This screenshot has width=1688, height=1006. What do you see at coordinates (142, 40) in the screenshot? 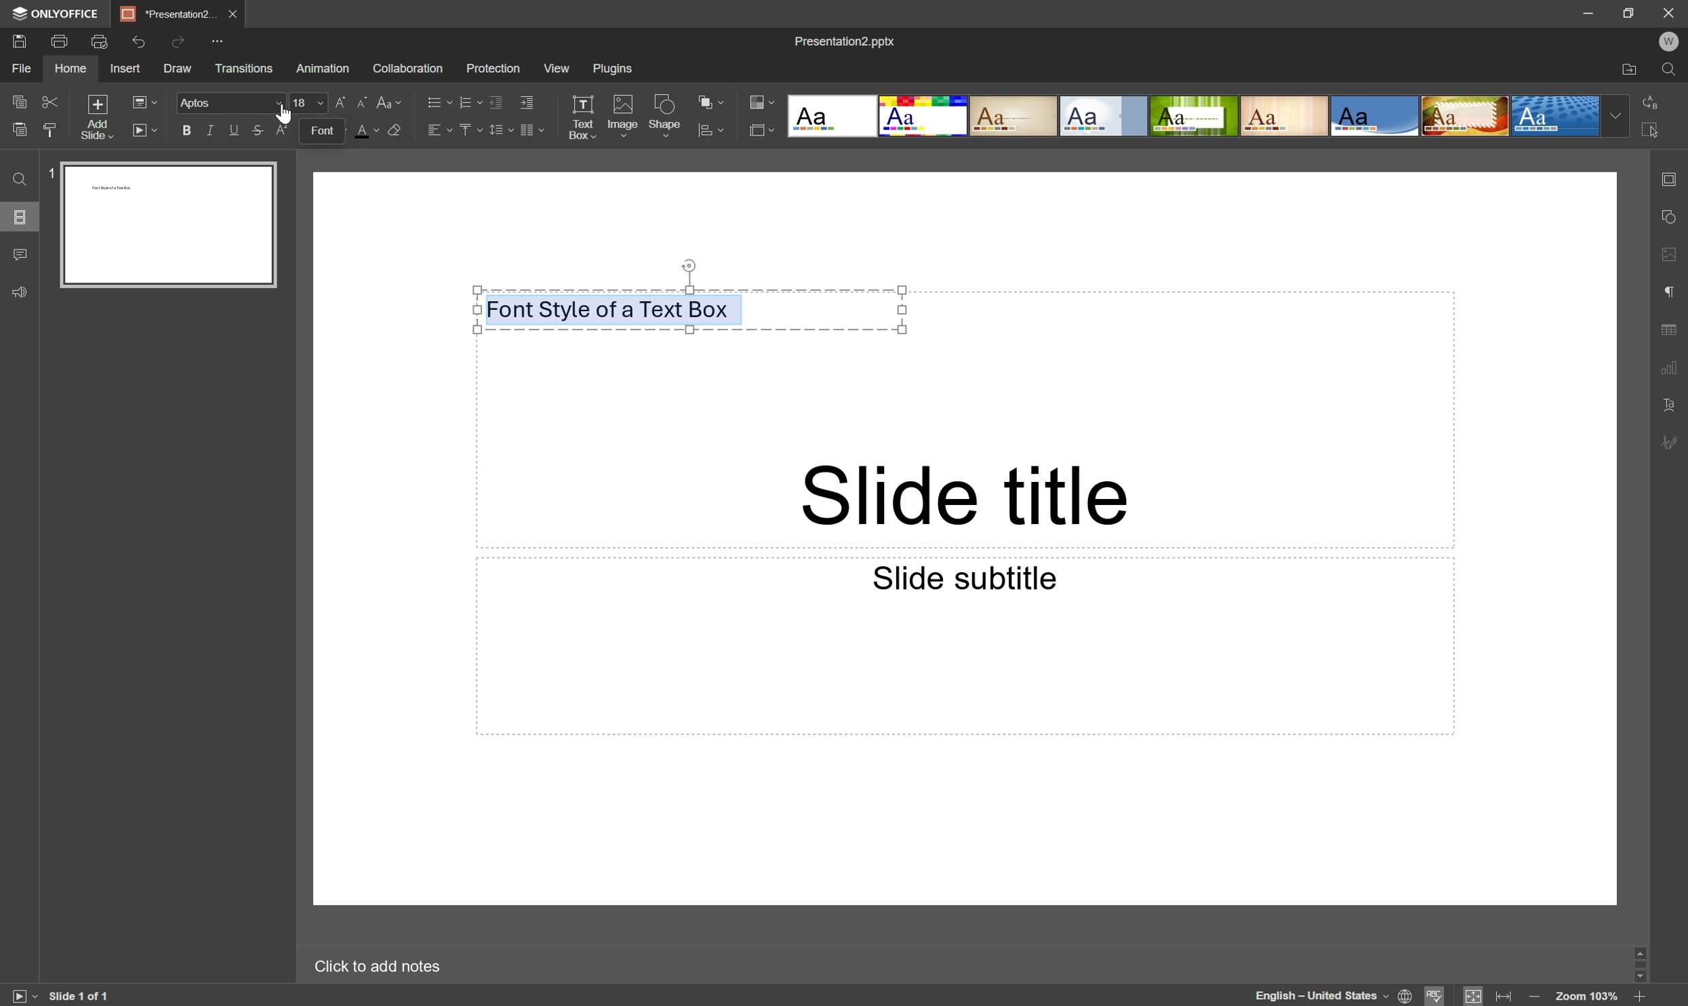
I see `Undo` at bounding box center [142, 40].